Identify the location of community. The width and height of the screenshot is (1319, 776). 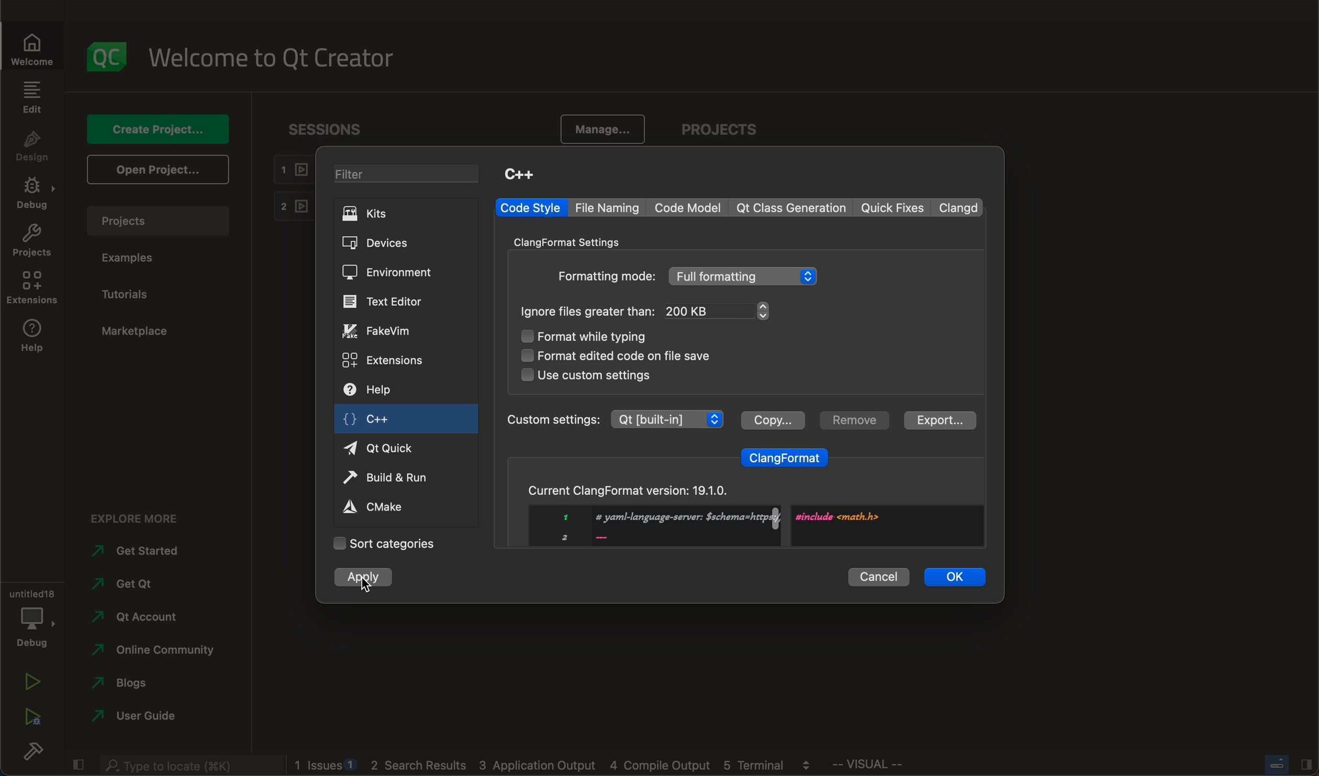
(153, 652).